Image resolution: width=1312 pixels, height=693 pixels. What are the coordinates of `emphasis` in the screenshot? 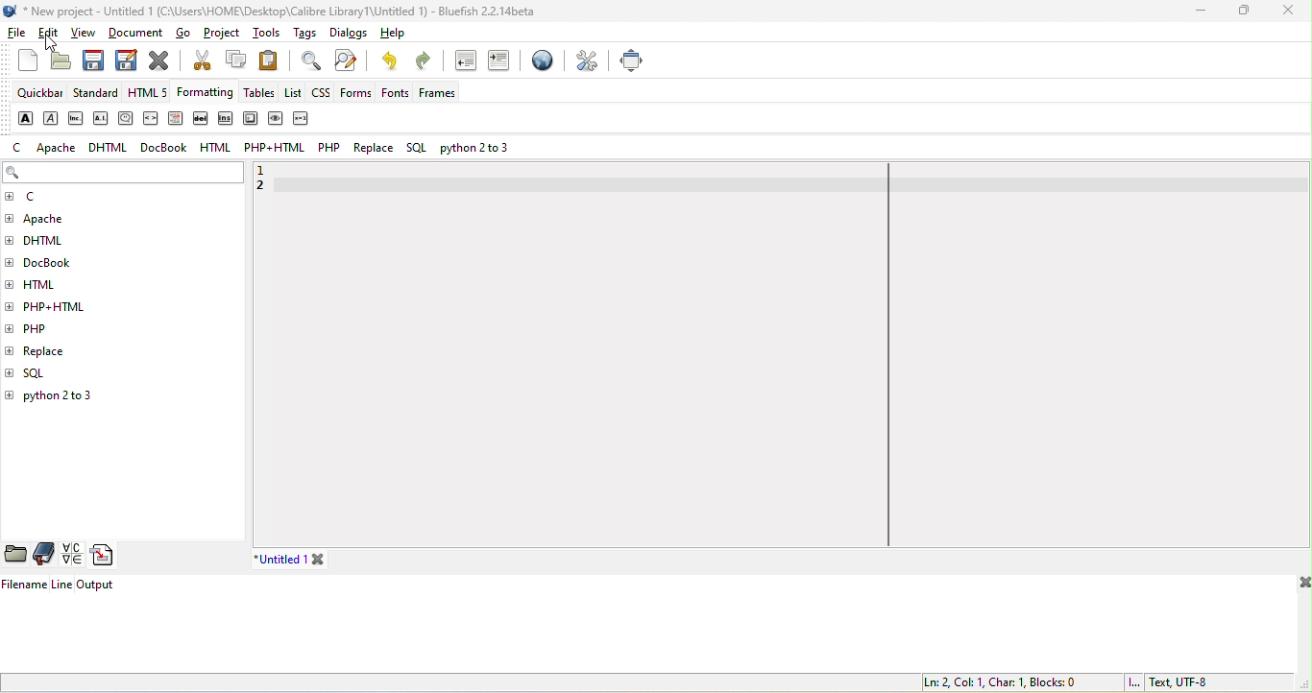 It's located at (51, 118).